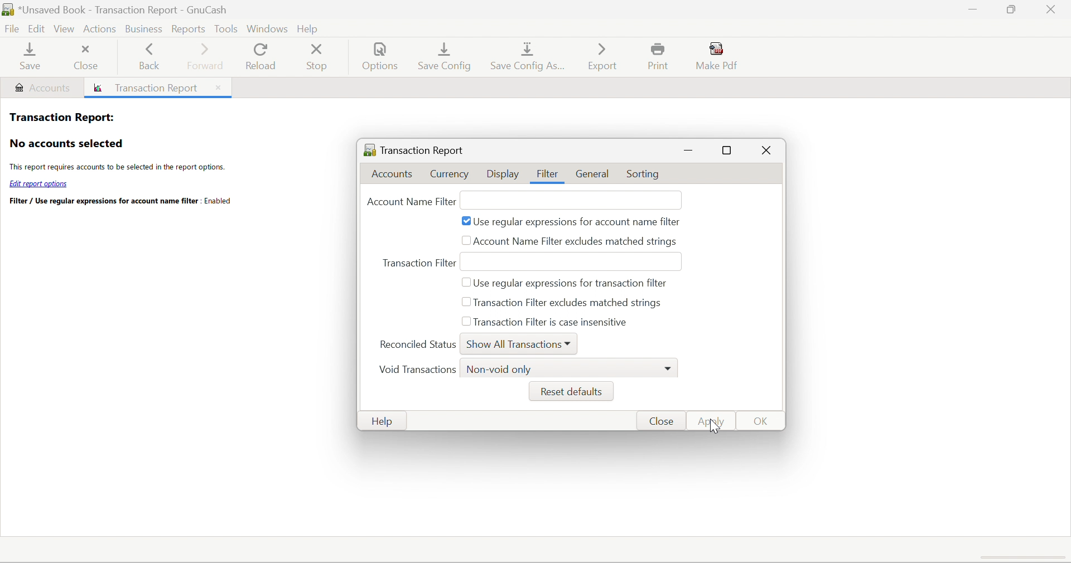 This screenshot has height=563, width=1071. Describe the element at coordinates (409, 202) in the screenshot. I see `Account Name Filter` at that location.